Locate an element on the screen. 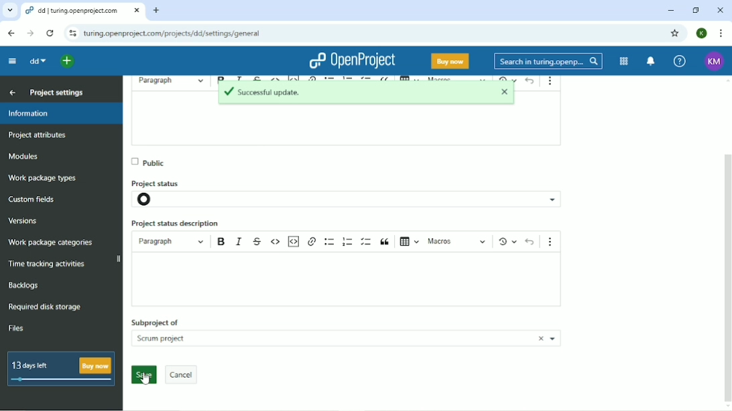 This screenshot has height=411, width=732. Modules is located at coordinates (22, 156).